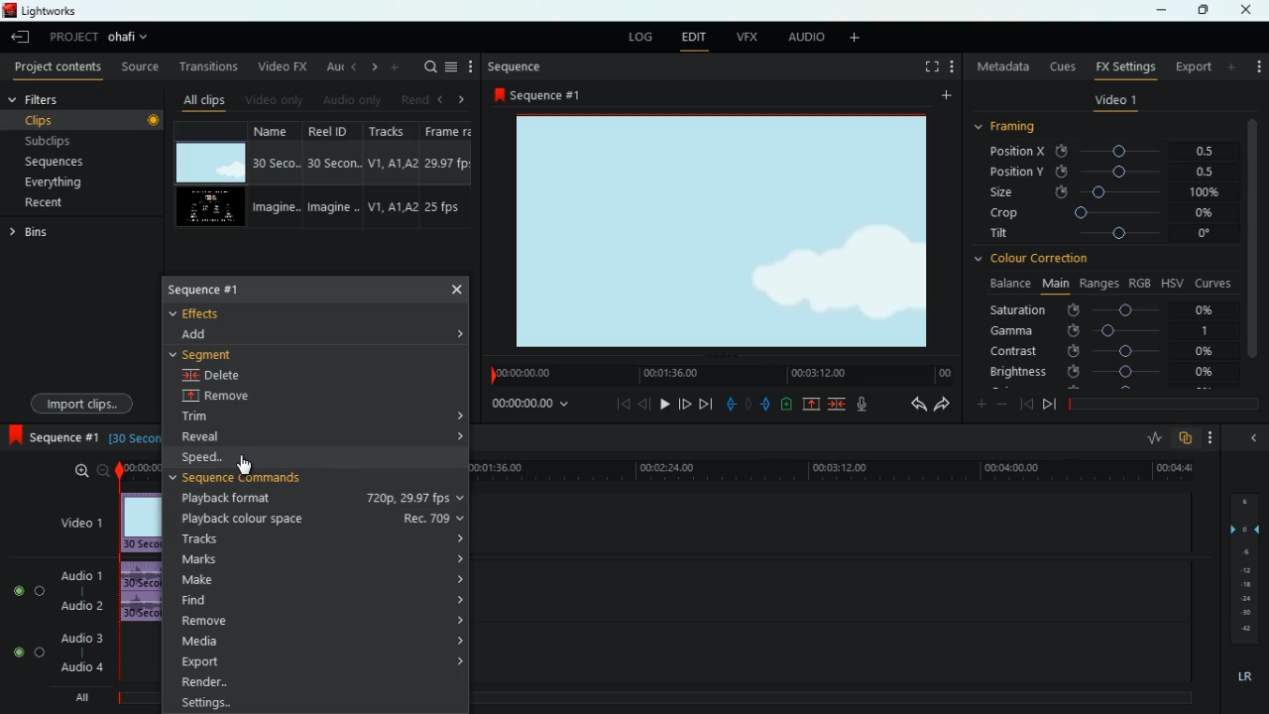  Describe the element at coordinates (136, 438) in the screenshot. I see `time` at that location.